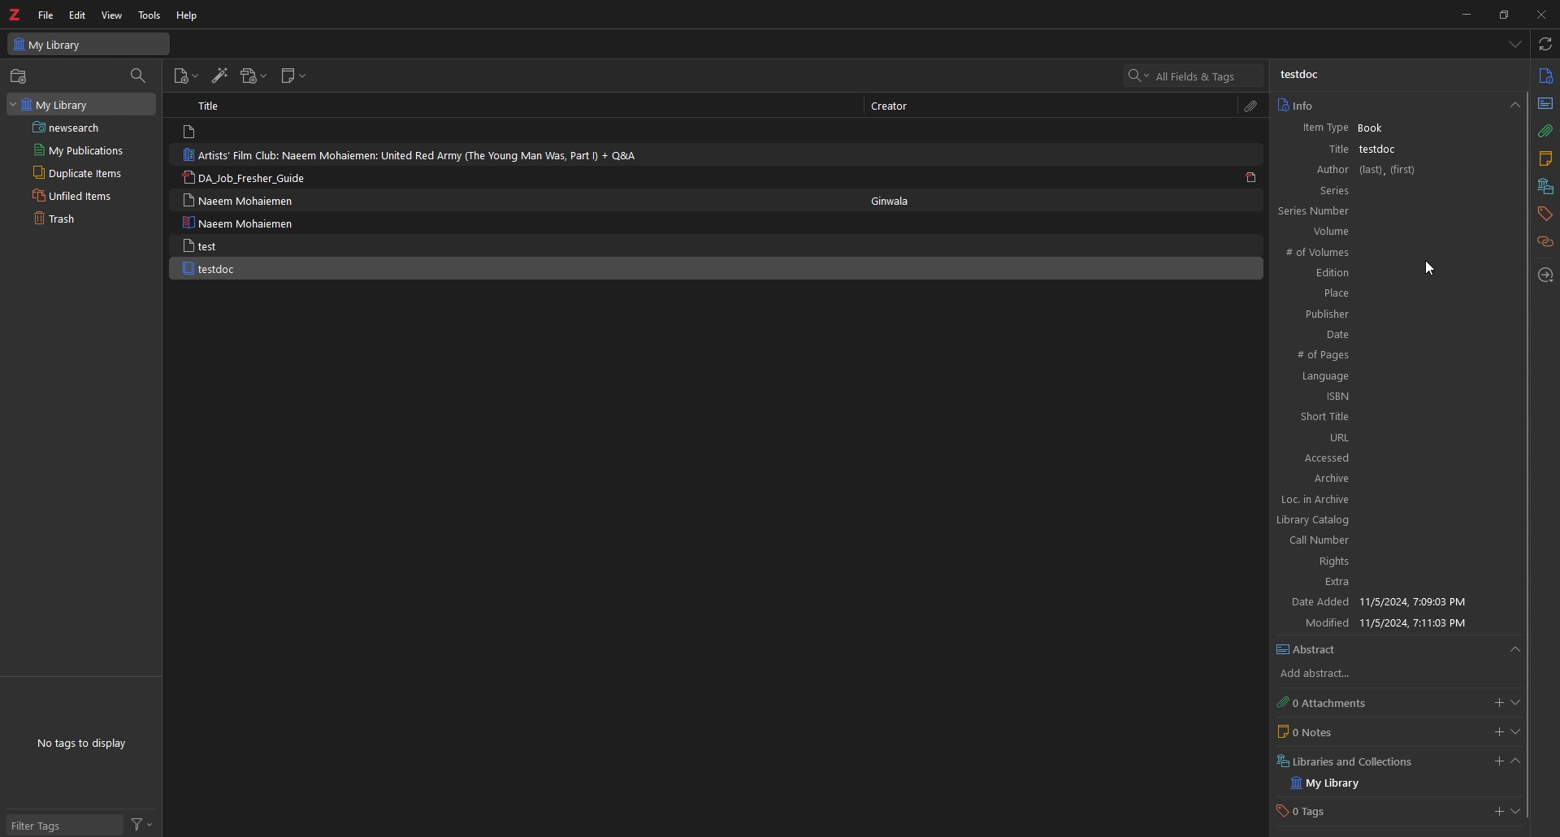  What do you see at coordinates (1254, 106) in the screenshot?
I see `attachment` at bounding box center [1254, 106].